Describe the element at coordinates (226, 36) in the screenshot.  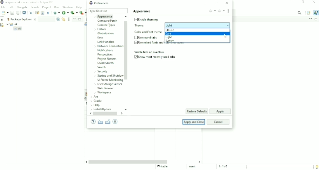
I see `Cursor` at that location.